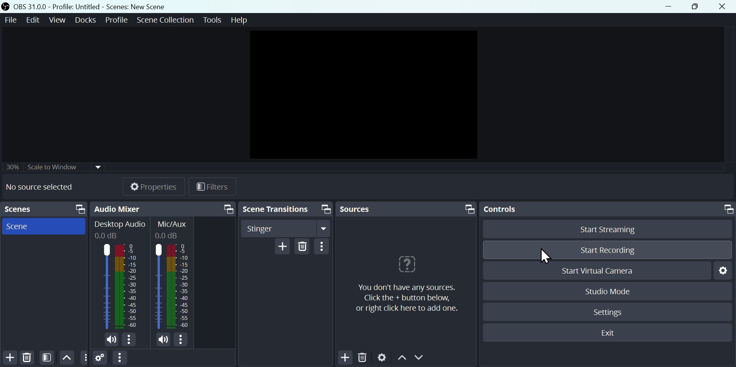 The width and height of the screenshot is (736, 367). What do you see at coordinates (119, 208) in the screenshot?
I see `Audio mixer` at bounding box center [119, 208].